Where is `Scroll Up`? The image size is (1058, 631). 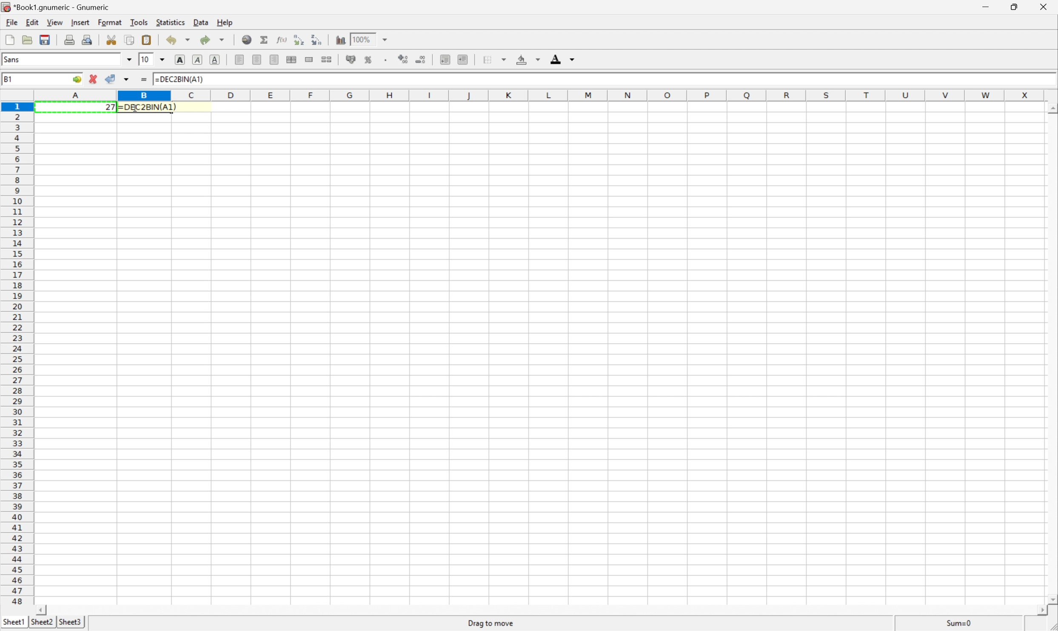 Scroll Up is located at coordinates (1051, 110).